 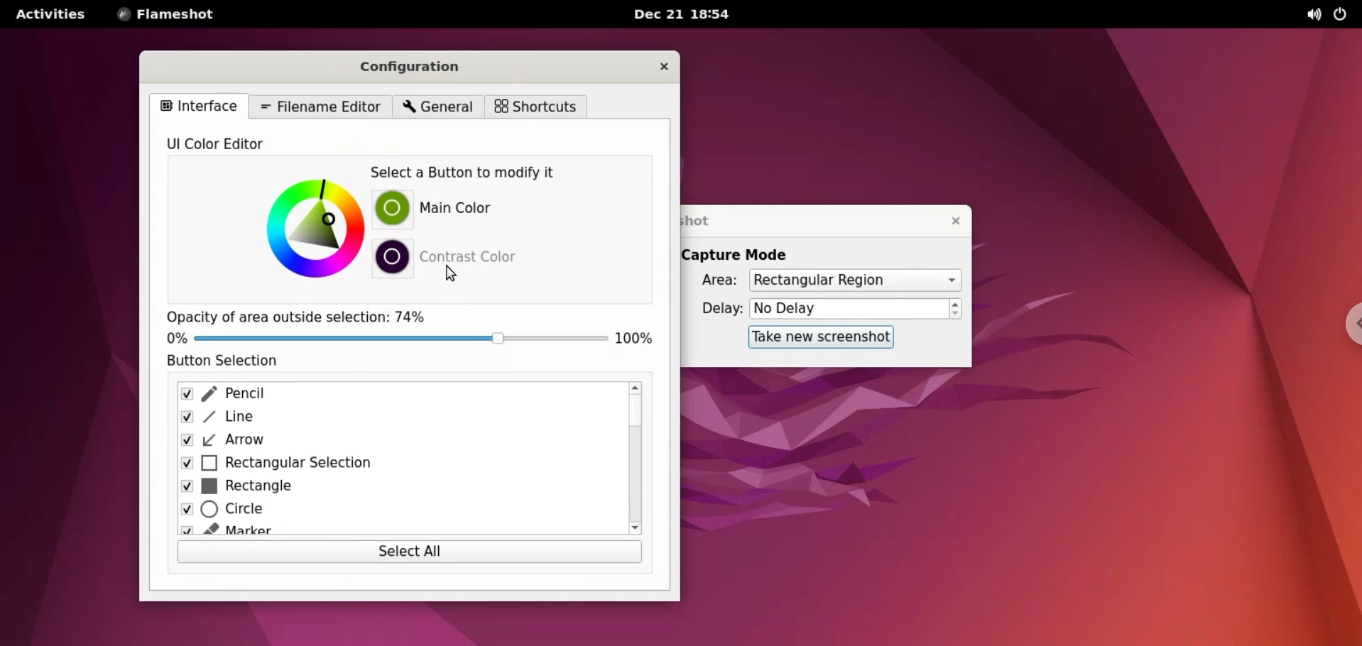 I want to click on activities , so click(x=49, y=14).